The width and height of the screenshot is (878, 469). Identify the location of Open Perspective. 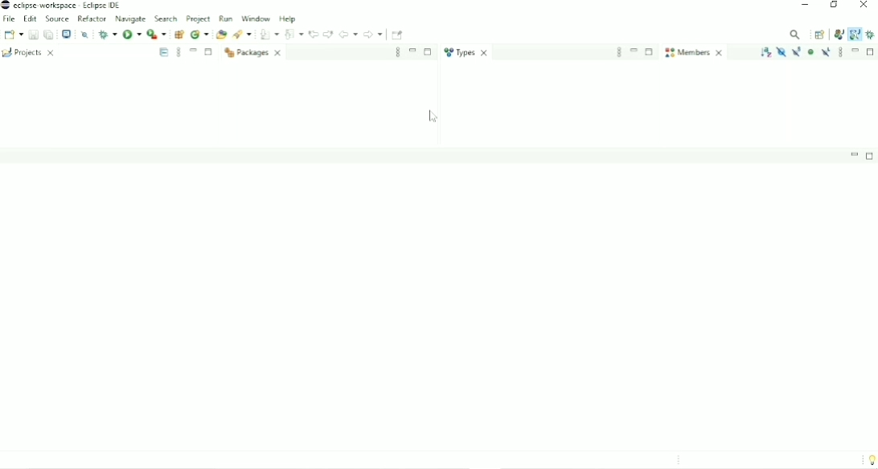
(820, 35).